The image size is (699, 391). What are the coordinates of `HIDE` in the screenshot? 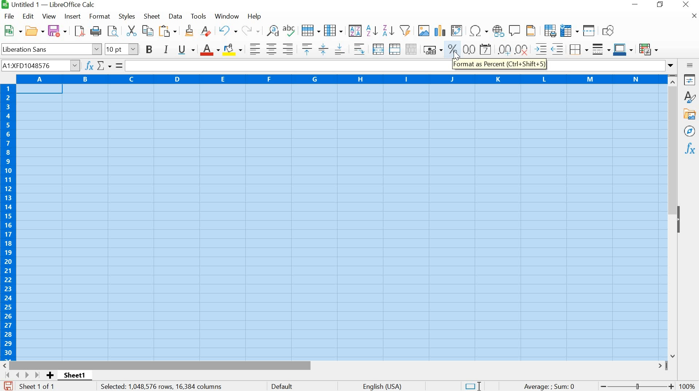 It's located at (681, 217).